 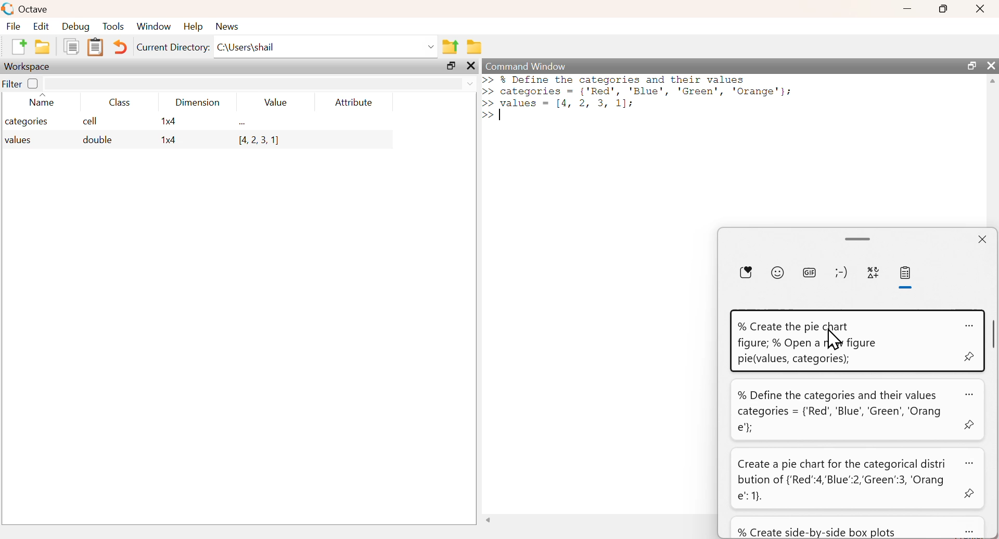 I want to click on New folder, so click(x=43, y=46).